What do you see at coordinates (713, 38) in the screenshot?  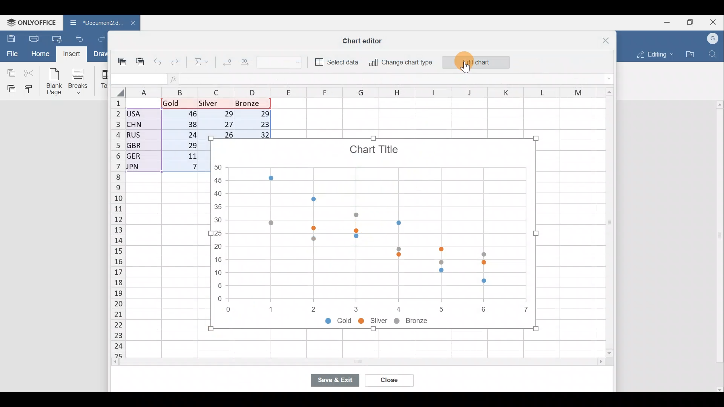 I see `Account name` at bounding box center [713, 38].